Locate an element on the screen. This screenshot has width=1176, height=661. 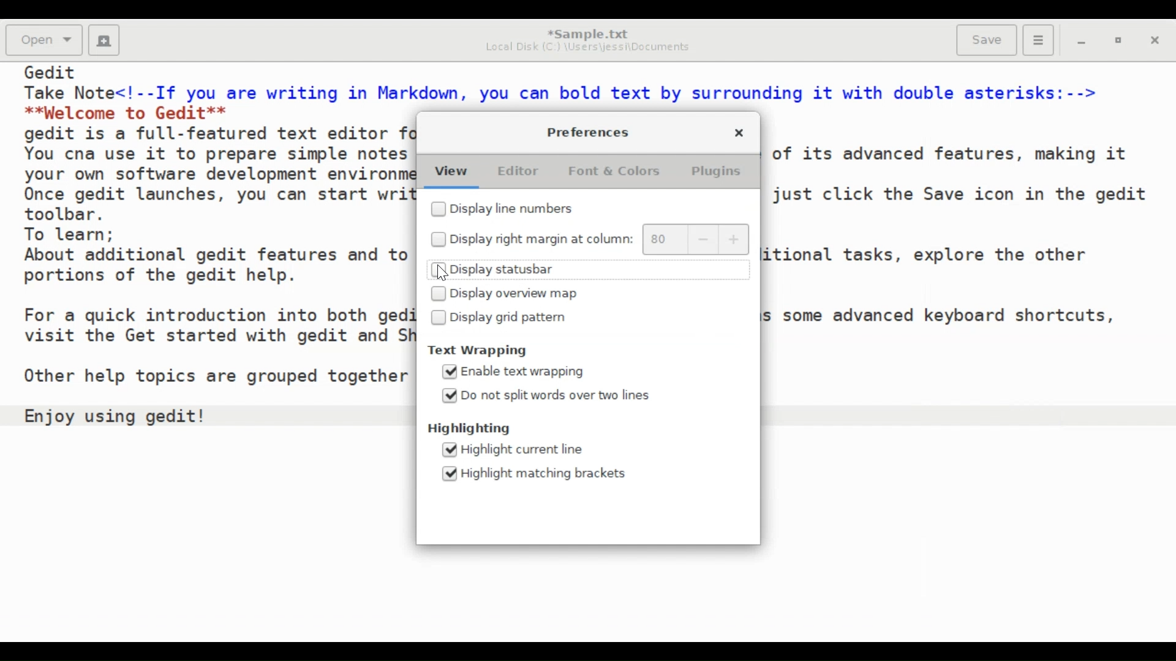
(un)select Display statusbar is located at coordinates (496, 270).